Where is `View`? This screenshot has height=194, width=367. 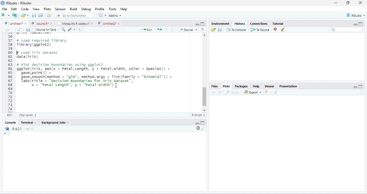 View is located at coordinates (36, 9).